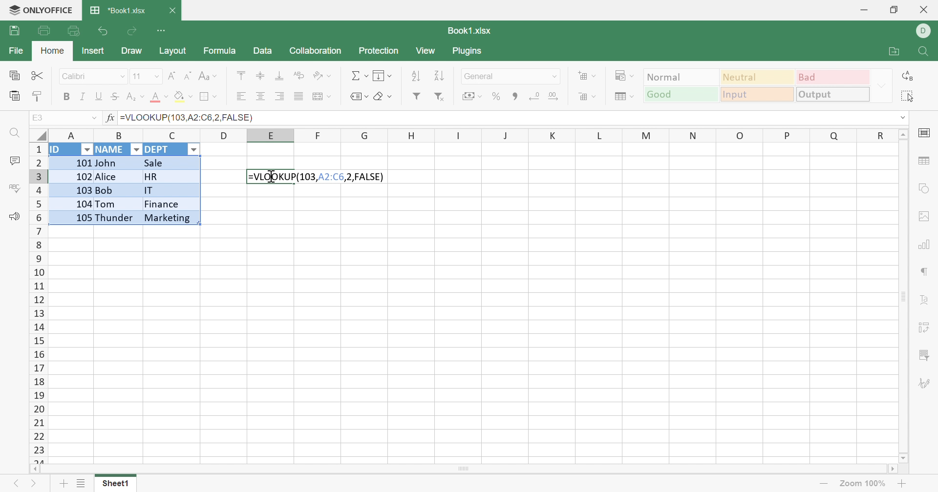 The height and width of the screenshot is (492, 938). What do you see at coordinates (470, 52) in the screenshot?
I see `Plugins` at bounding box center [470, 52].